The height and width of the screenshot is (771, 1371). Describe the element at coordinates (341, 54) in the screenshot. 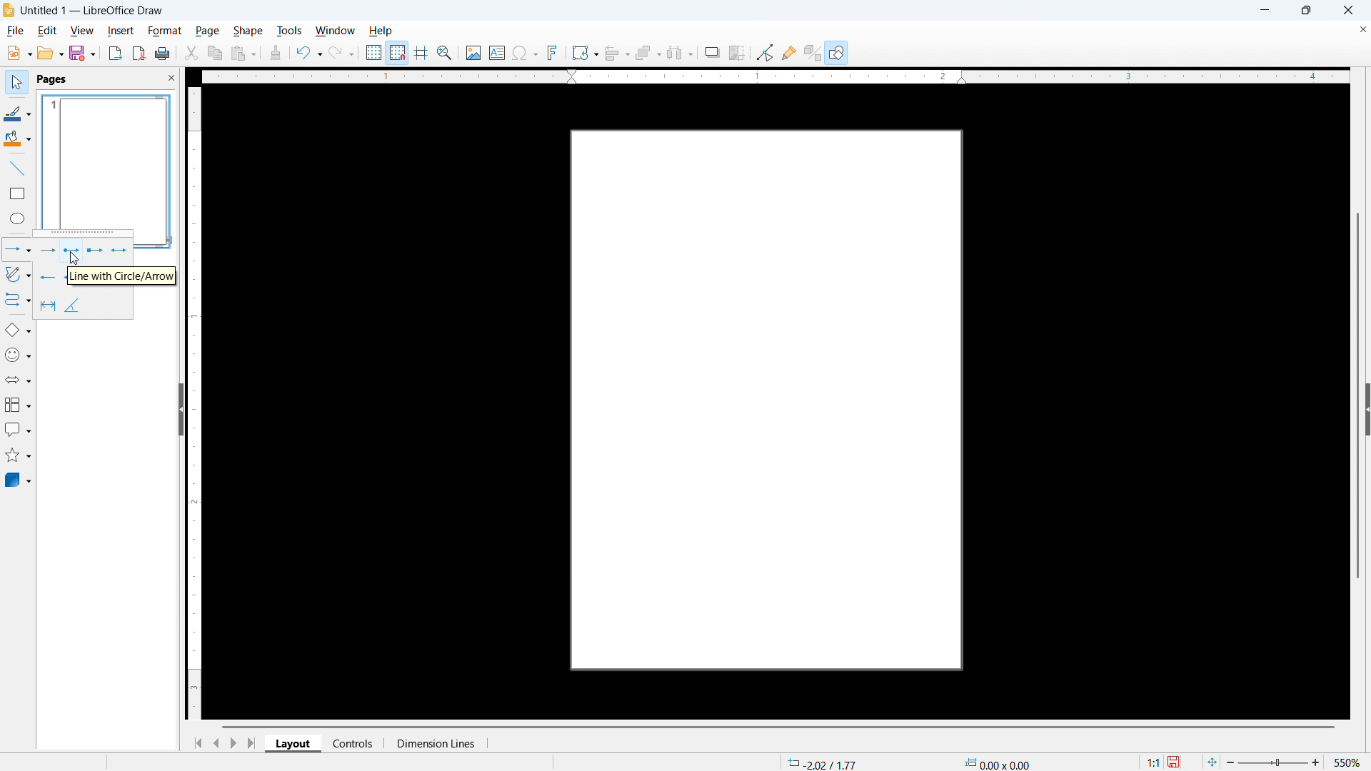

I see `Redo ` at that location.